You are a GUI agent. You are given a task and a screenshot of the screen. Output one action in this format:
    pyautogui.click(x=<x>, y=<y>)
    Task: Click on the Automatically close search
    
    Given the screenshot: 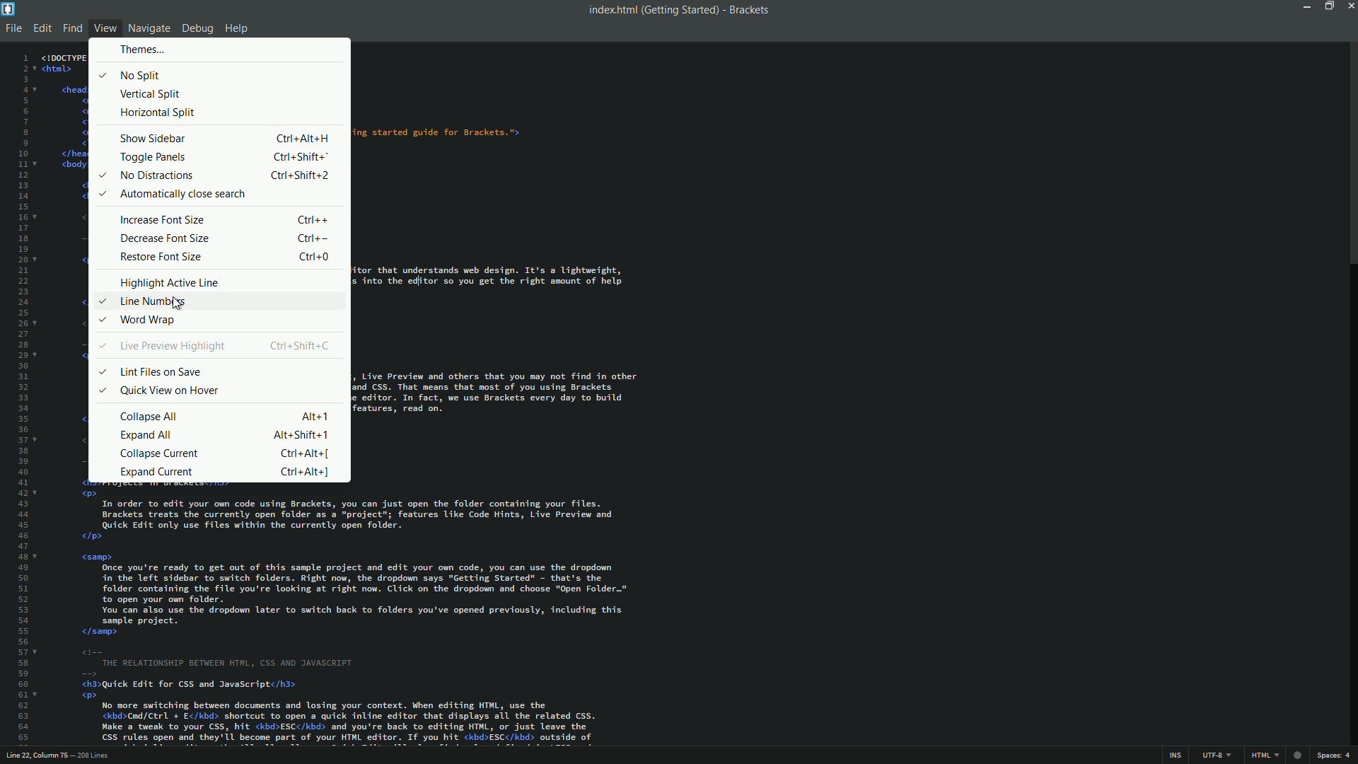 What is the action you would take?
    pyautogui.click(x=175, y=194)
    